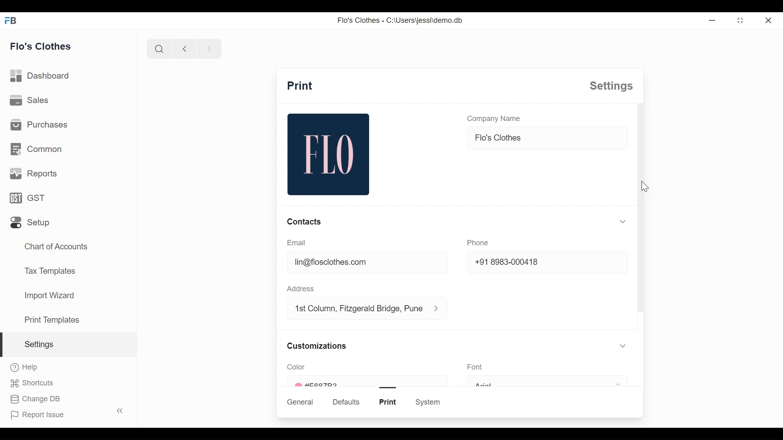 This screenshot has width=783, height=440. What do you see at coordinates (548, 262) in the screenshot?
I see `+91 8983-000418` at bounding box center [548, 262].